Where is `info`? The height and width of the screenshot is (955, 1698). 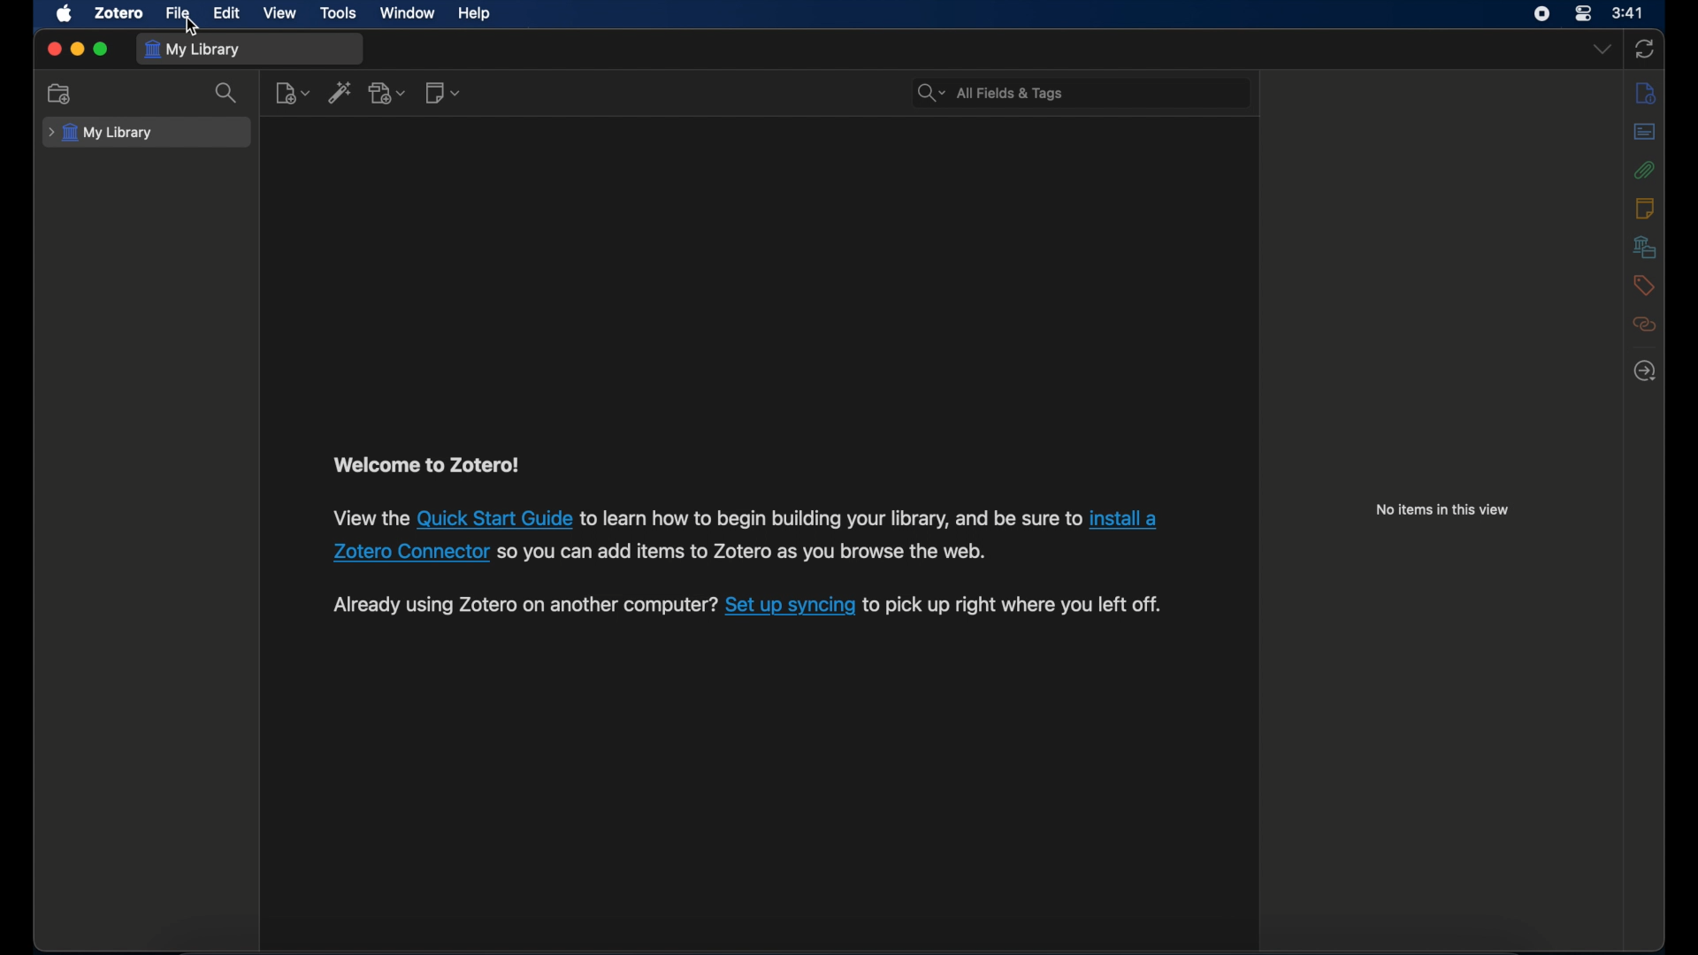
info is located at coordinates (1646, 92).